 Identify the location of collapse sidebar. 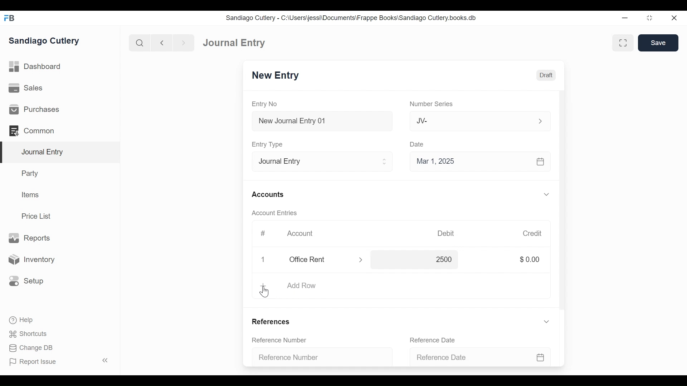
(104, 360).